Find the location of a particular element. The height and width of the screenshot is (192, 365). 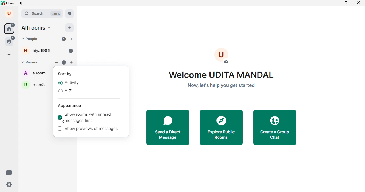

sort by is located at coordinates (67, 74).